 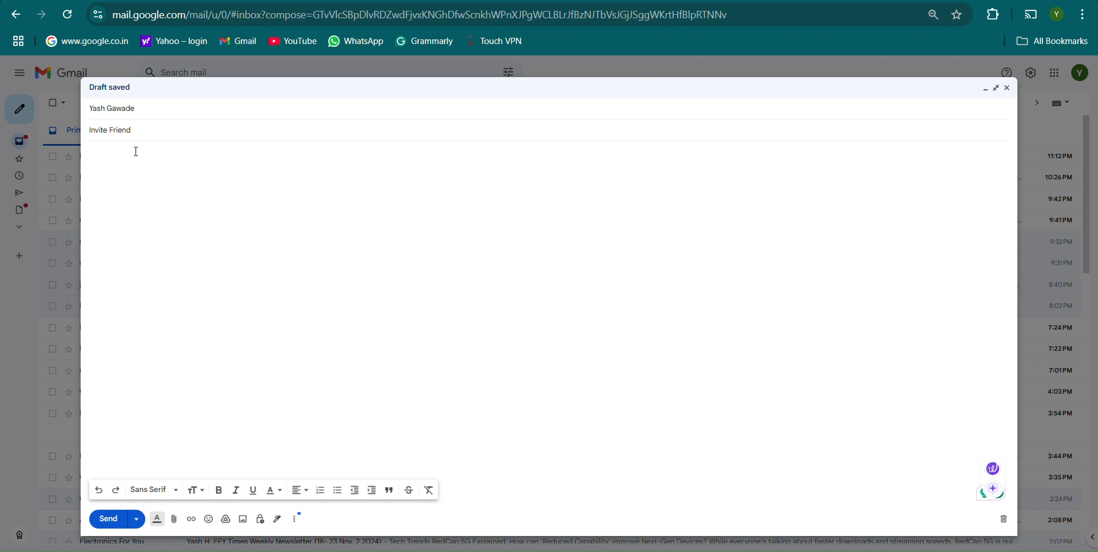 What do you see at coordinates (992, 468) in the screenshot?
I see `Logo` at bounding box center [992, 468].